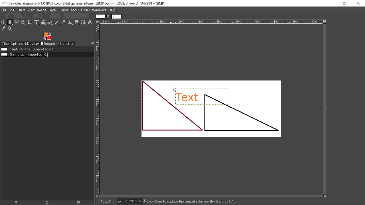 Image resolution: width=365 pixels, height=205 pixels. I want to click on Filters, so click(86, 10).